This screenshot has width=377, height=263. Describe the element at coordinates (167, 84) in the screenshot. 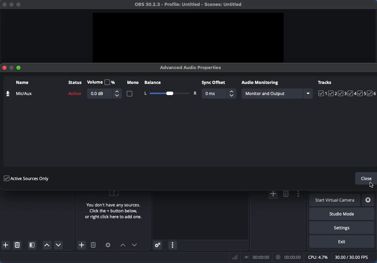

I see `Balance` at that location.